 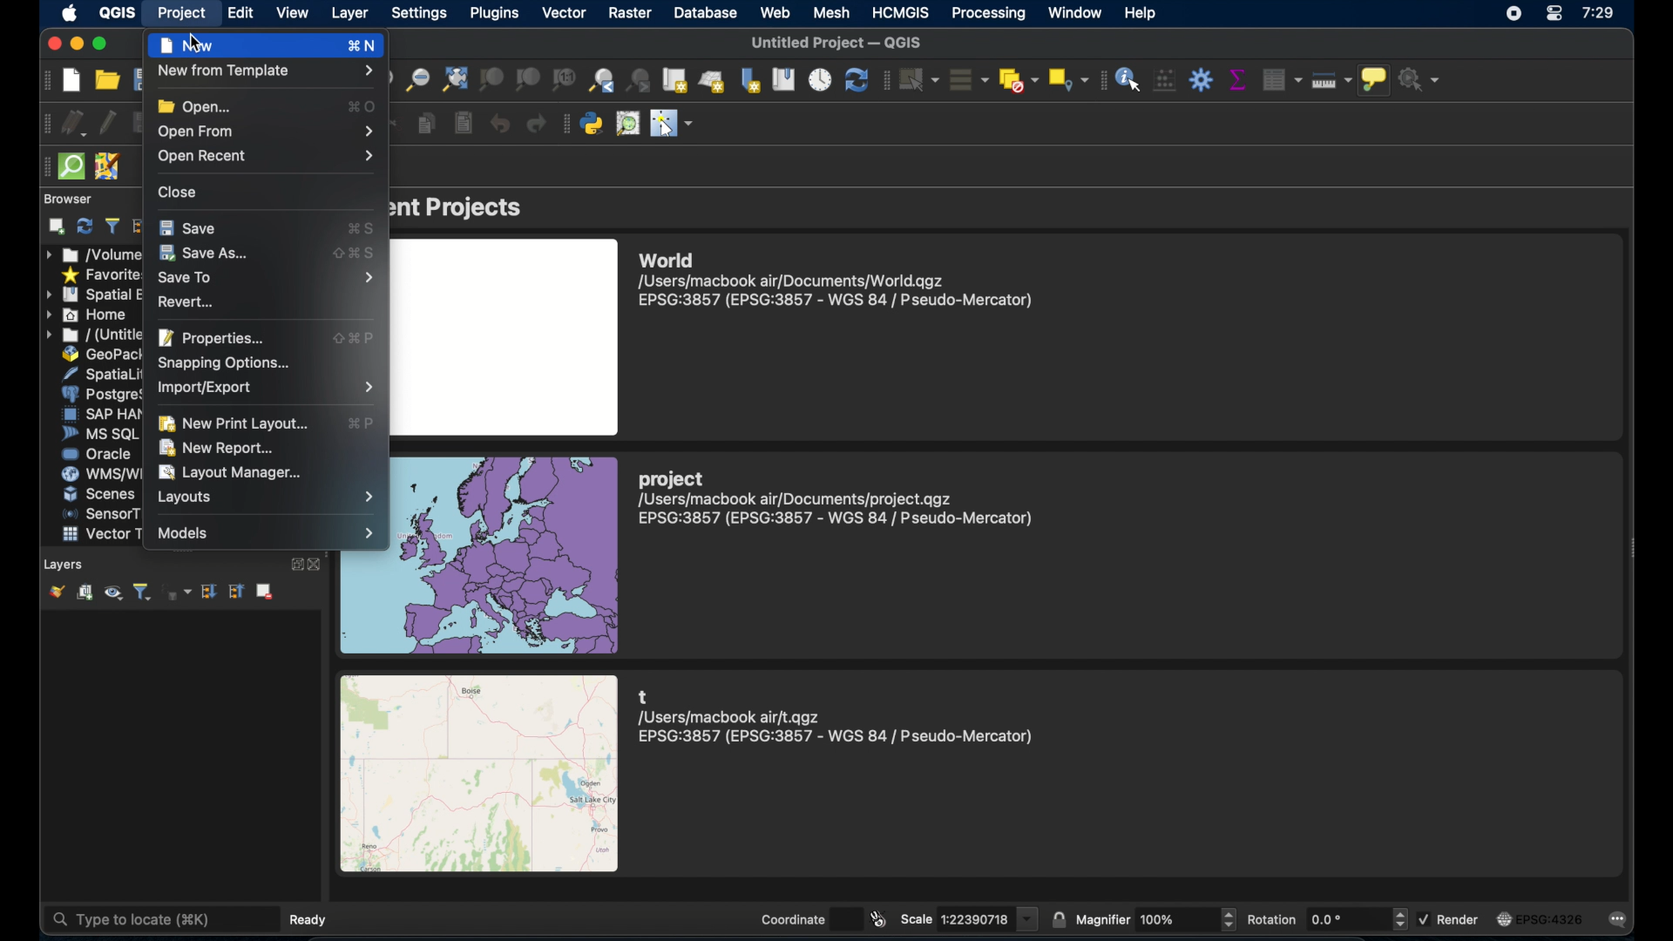 I want to click on layouts, so click(x=265, y=497).